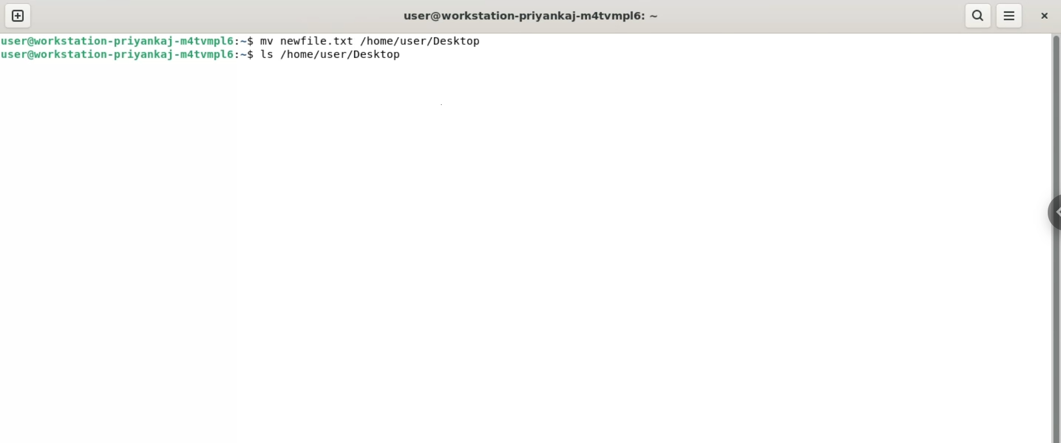 This screenshot has width=1061, height=443. I want to click on ls /home/user/Desktop, so click(335, 55).